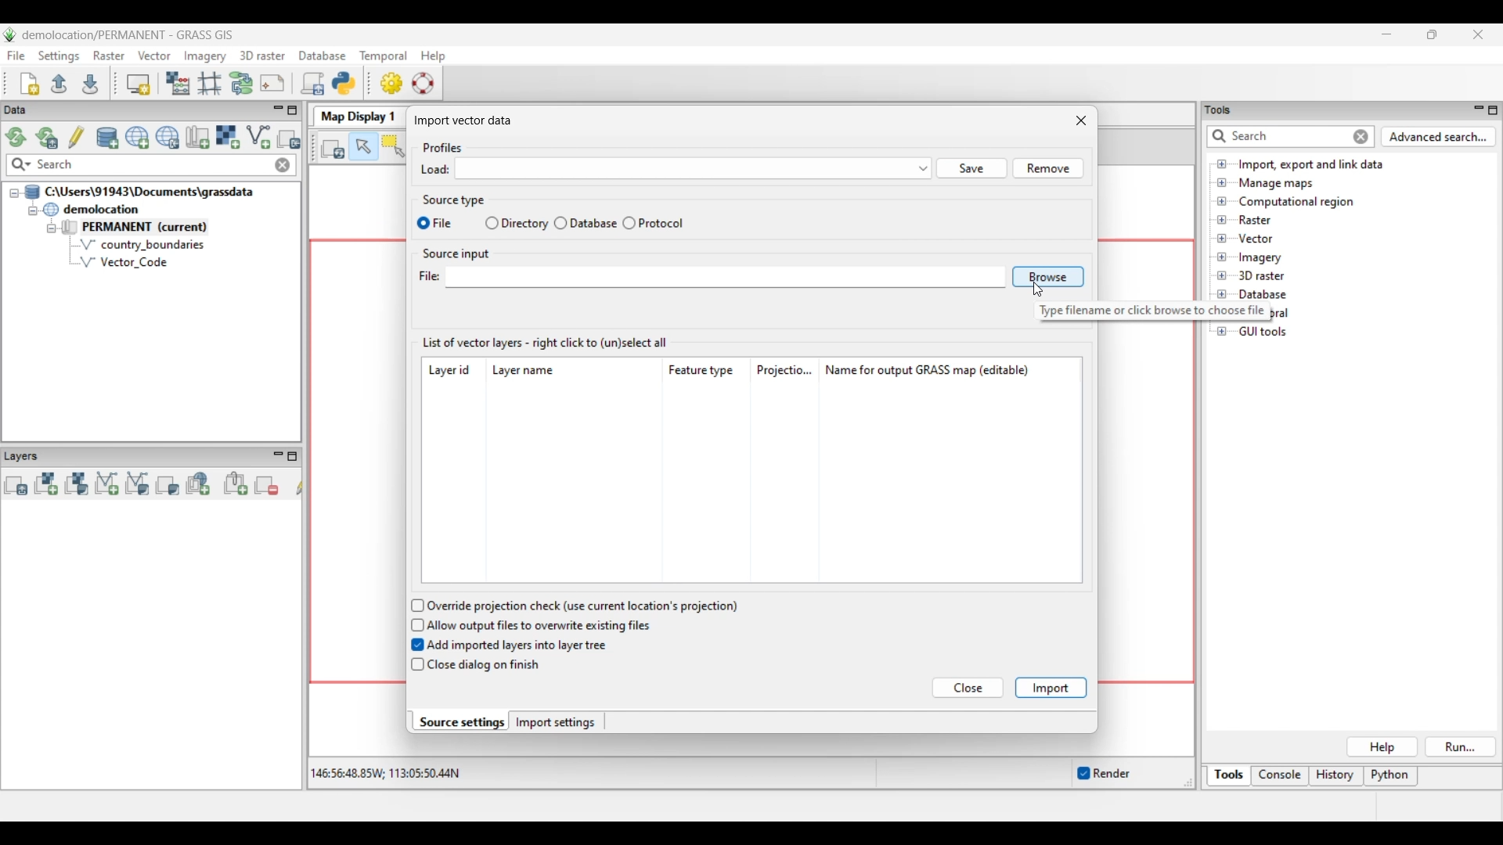 This screenshot has height=845, width=1503. Describe the element at coordinates (1260, 258) in the screenshot. I see `Double click to see files under Imagery` at that location.